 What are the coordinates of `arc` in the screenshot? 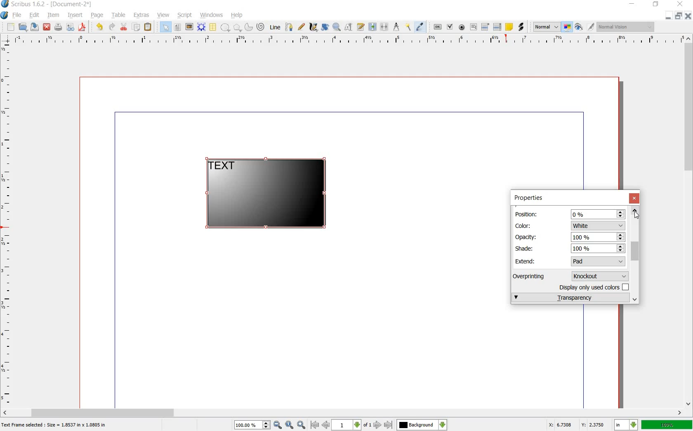 It's located at (248, 26).